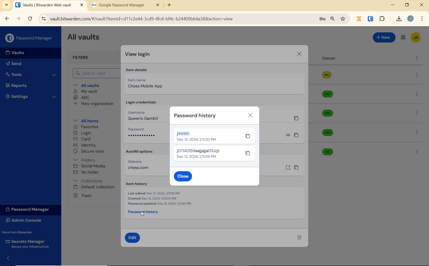 The image size is (429, 266). I want to click on view login, so click(137, 54).